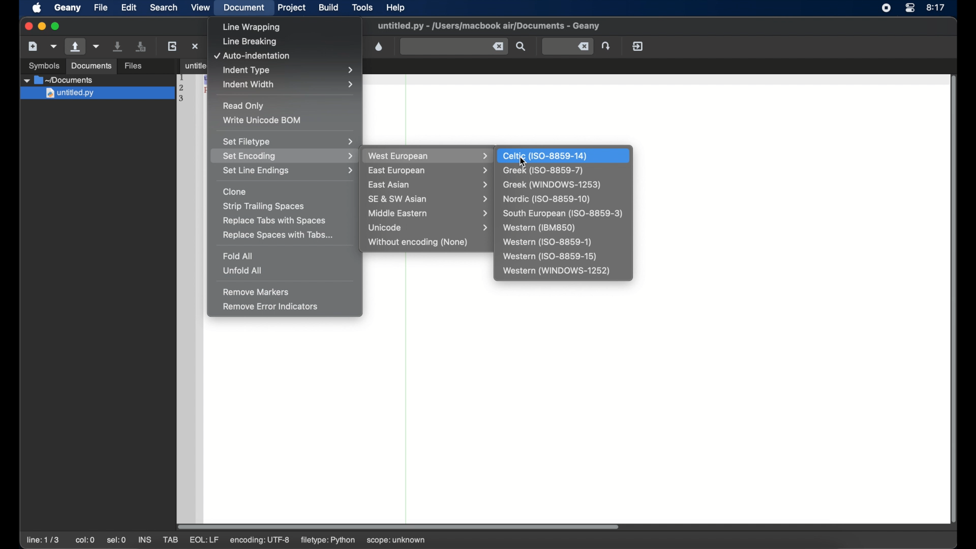 Image resolution: width=976 pixels, height=549 pixels. What do you see at coordinates (97, 46) in the screenshot?
I see `open a recent file` at bounding box center [97, 46].